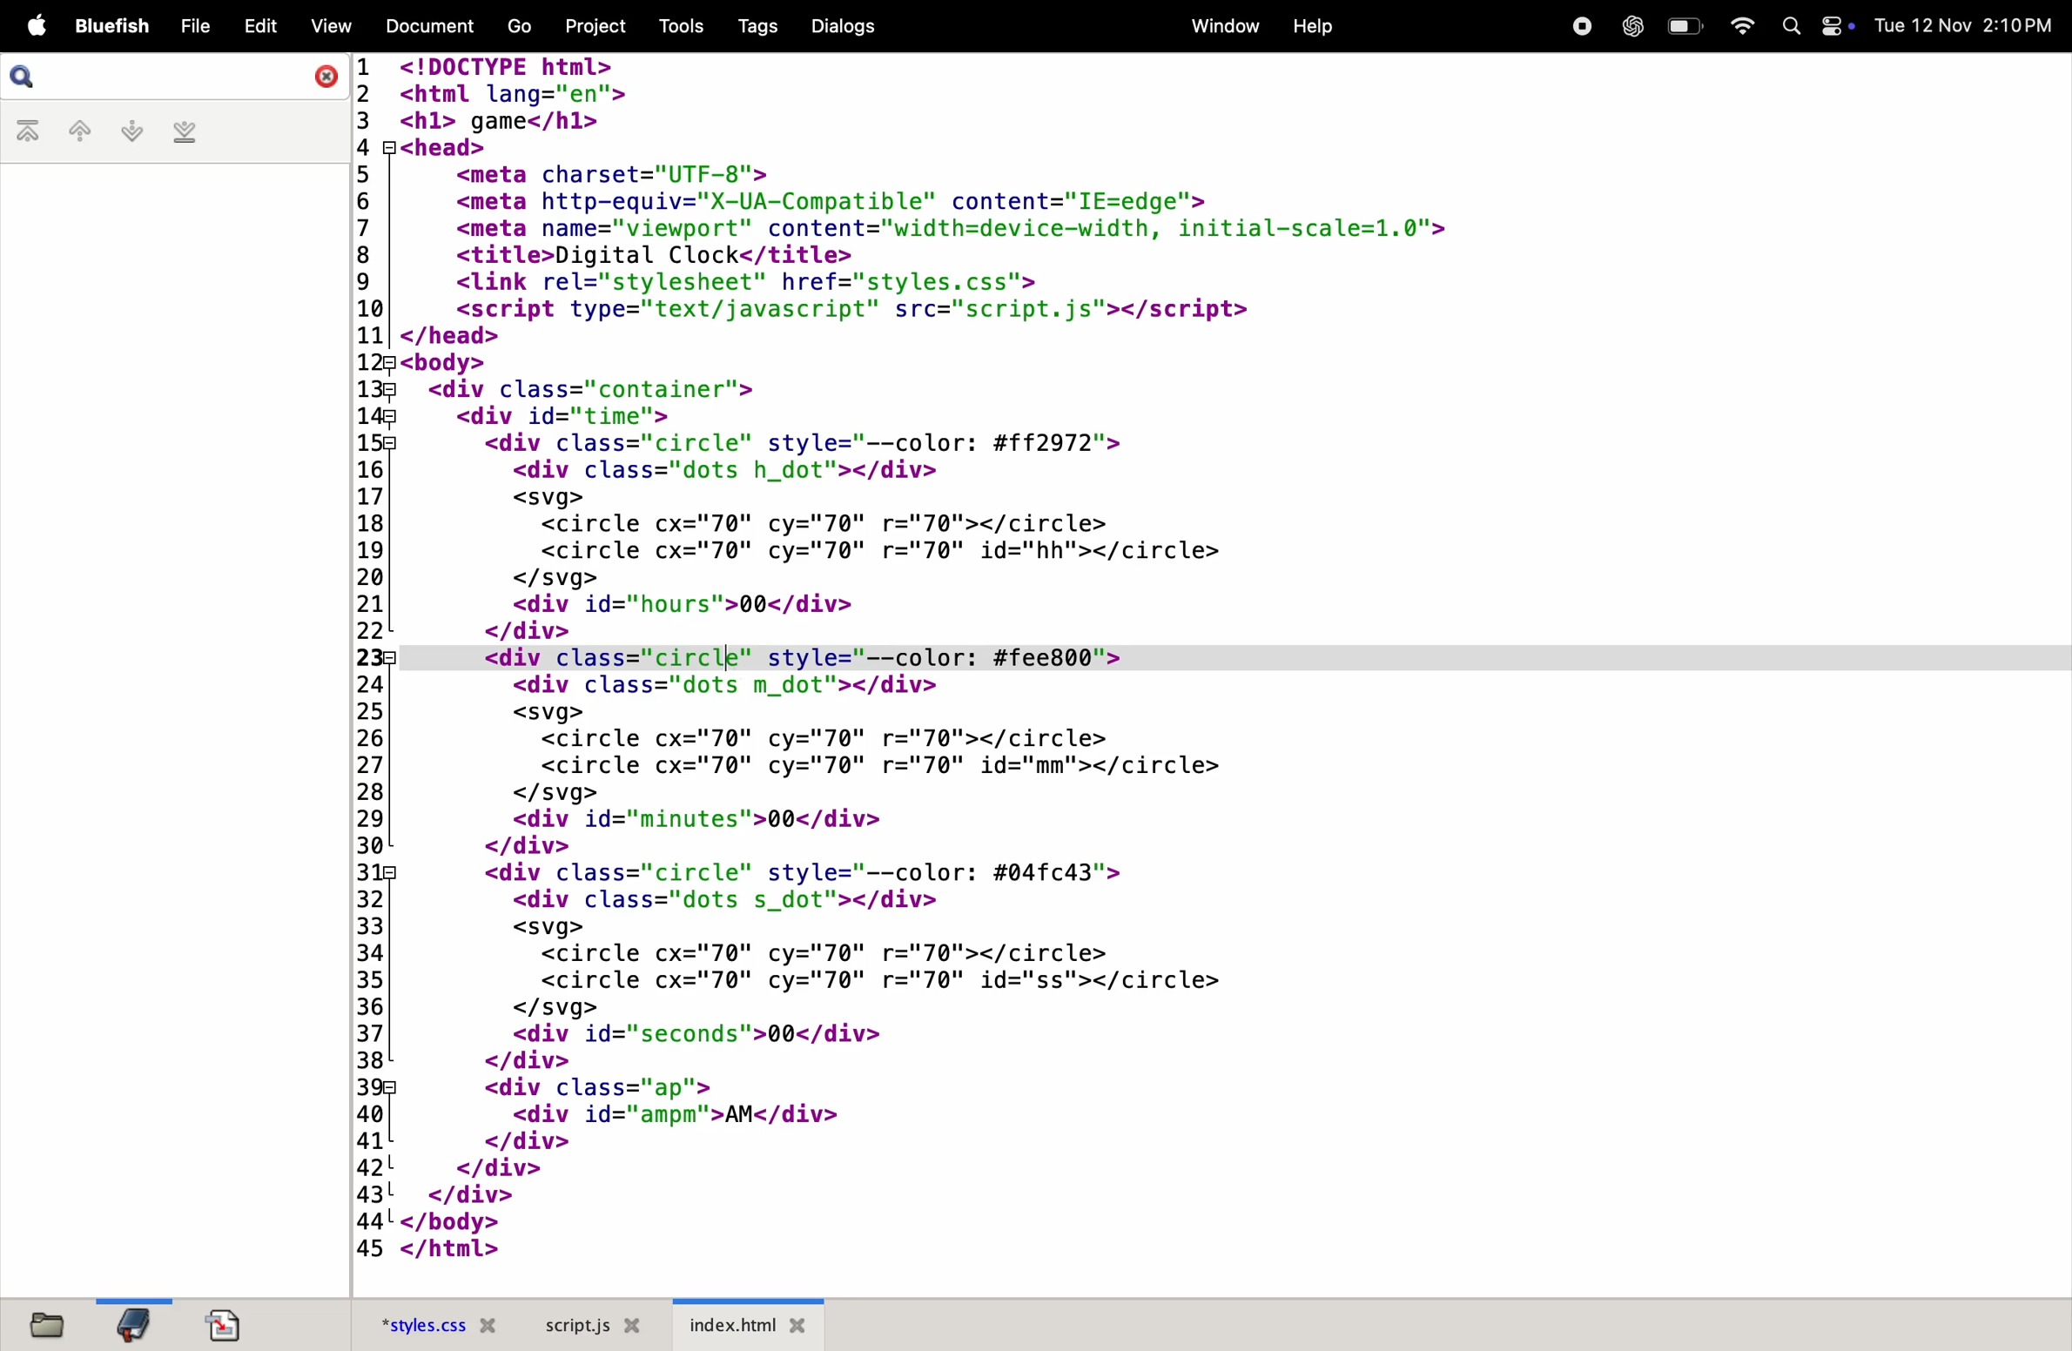 This screenshot has width=2072, height=1351. I want to click on date and time, so click(1962, 26).